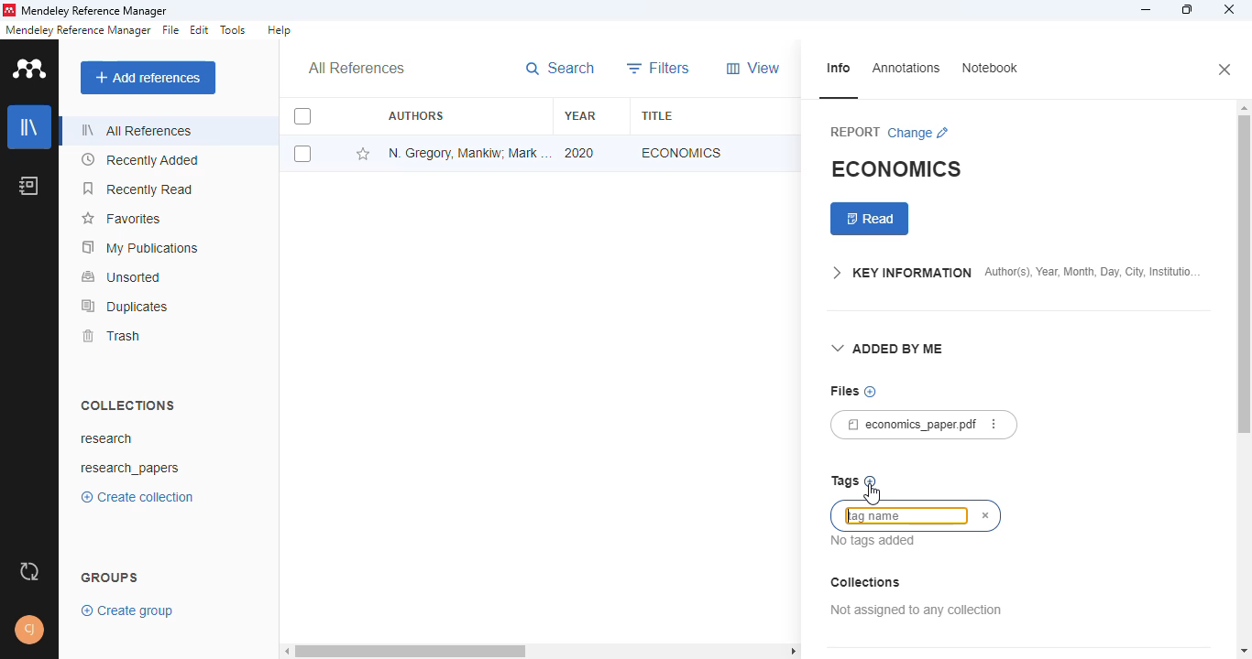 This screenshot has width=1252, height=659. What do you see at coordinates (906, 69) in the screenshot?
I see `annotations` at bounding box center [906, 69].